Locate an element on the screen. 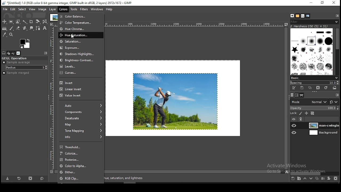 The height and width of the screenshot is (192, 341). scroll bar is located at coordinates (337, 51).